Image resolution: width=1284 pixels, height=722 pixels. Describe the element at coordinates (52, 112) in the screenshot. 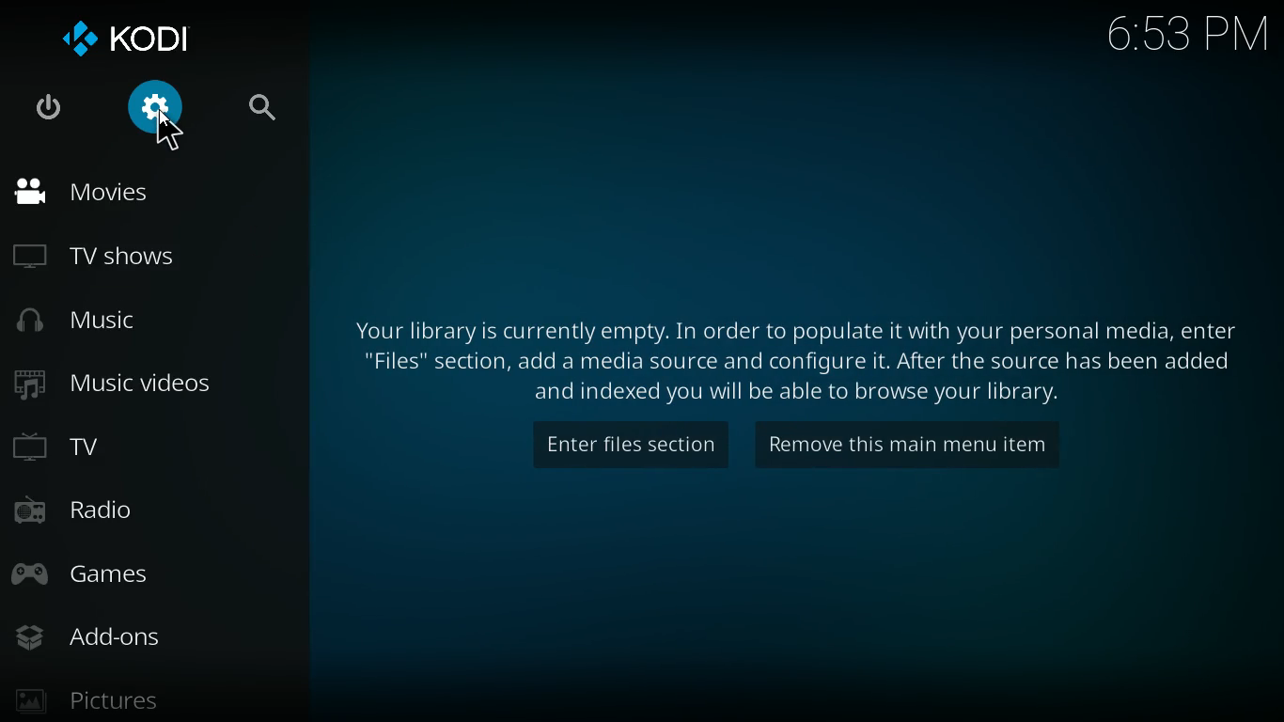

I see `power` at that location.